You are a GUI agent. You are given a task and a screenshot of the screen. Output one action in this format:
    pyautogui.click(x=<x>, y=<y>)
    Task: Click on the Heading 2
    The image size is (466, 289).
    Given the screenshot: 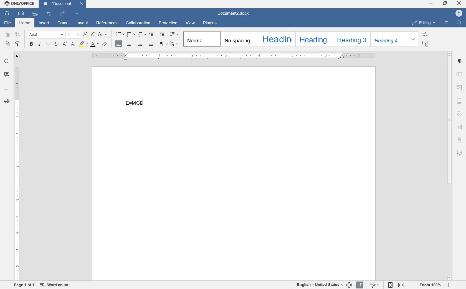 What is the action you would take?
    pyautogui.click(x=313, y=39)
    